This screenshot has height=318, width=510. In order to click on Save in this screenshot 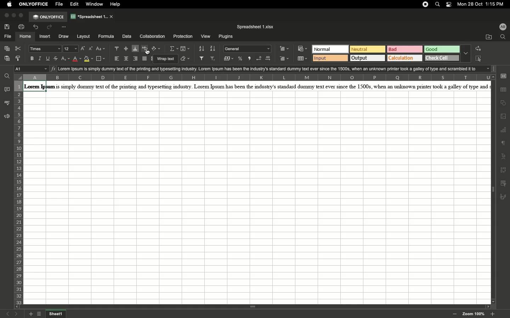, I will do `click(8, 27)`.